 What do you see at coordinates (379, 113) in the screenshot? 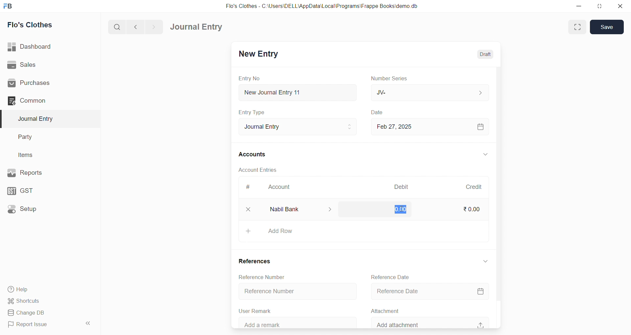
I see `Date` at bounding box center [379, 113].